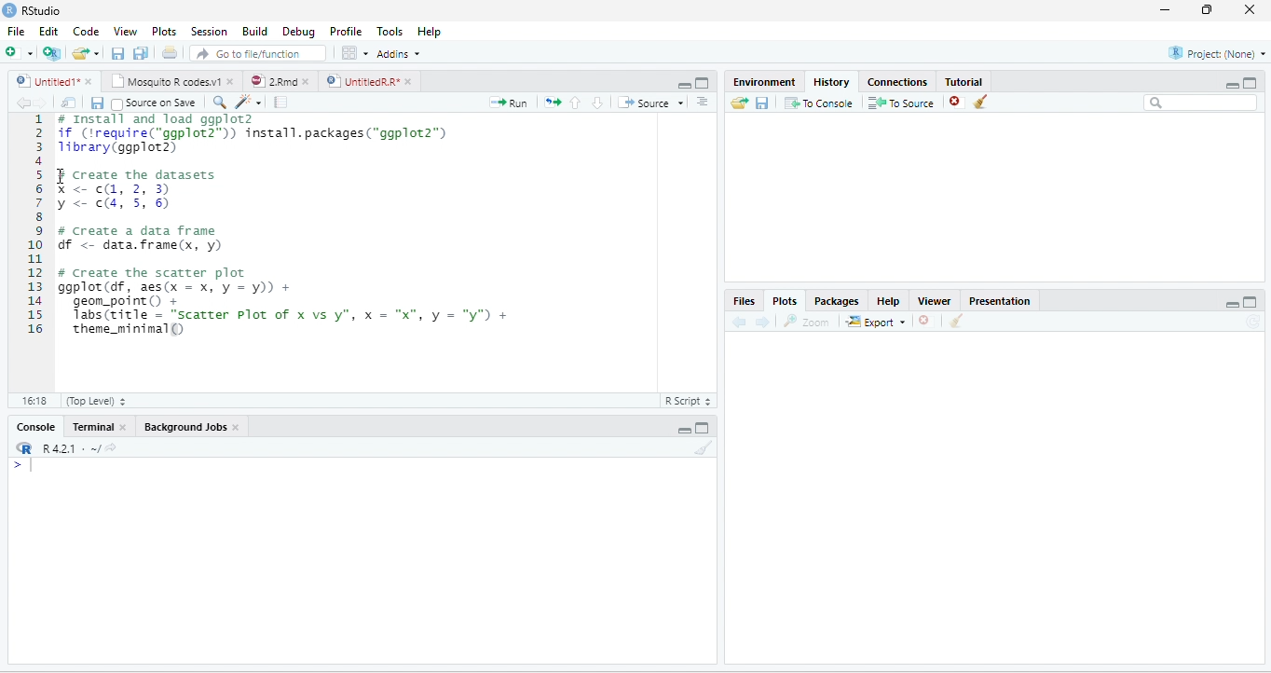 Image resolution: width=1271 pixels, height=673 pixels. I want to click on Session, so click(210, 31).